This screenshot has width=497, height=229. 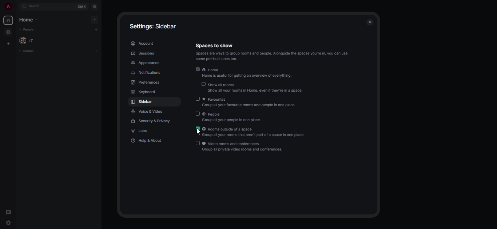 What do you see at coordinates (275, 56) in the screenshot?
I see `Spaces are ways 10 group rooms and people. Alongside the spaces you're in, you can use some pre-built ones 100.` at bounding box center [275, 56].